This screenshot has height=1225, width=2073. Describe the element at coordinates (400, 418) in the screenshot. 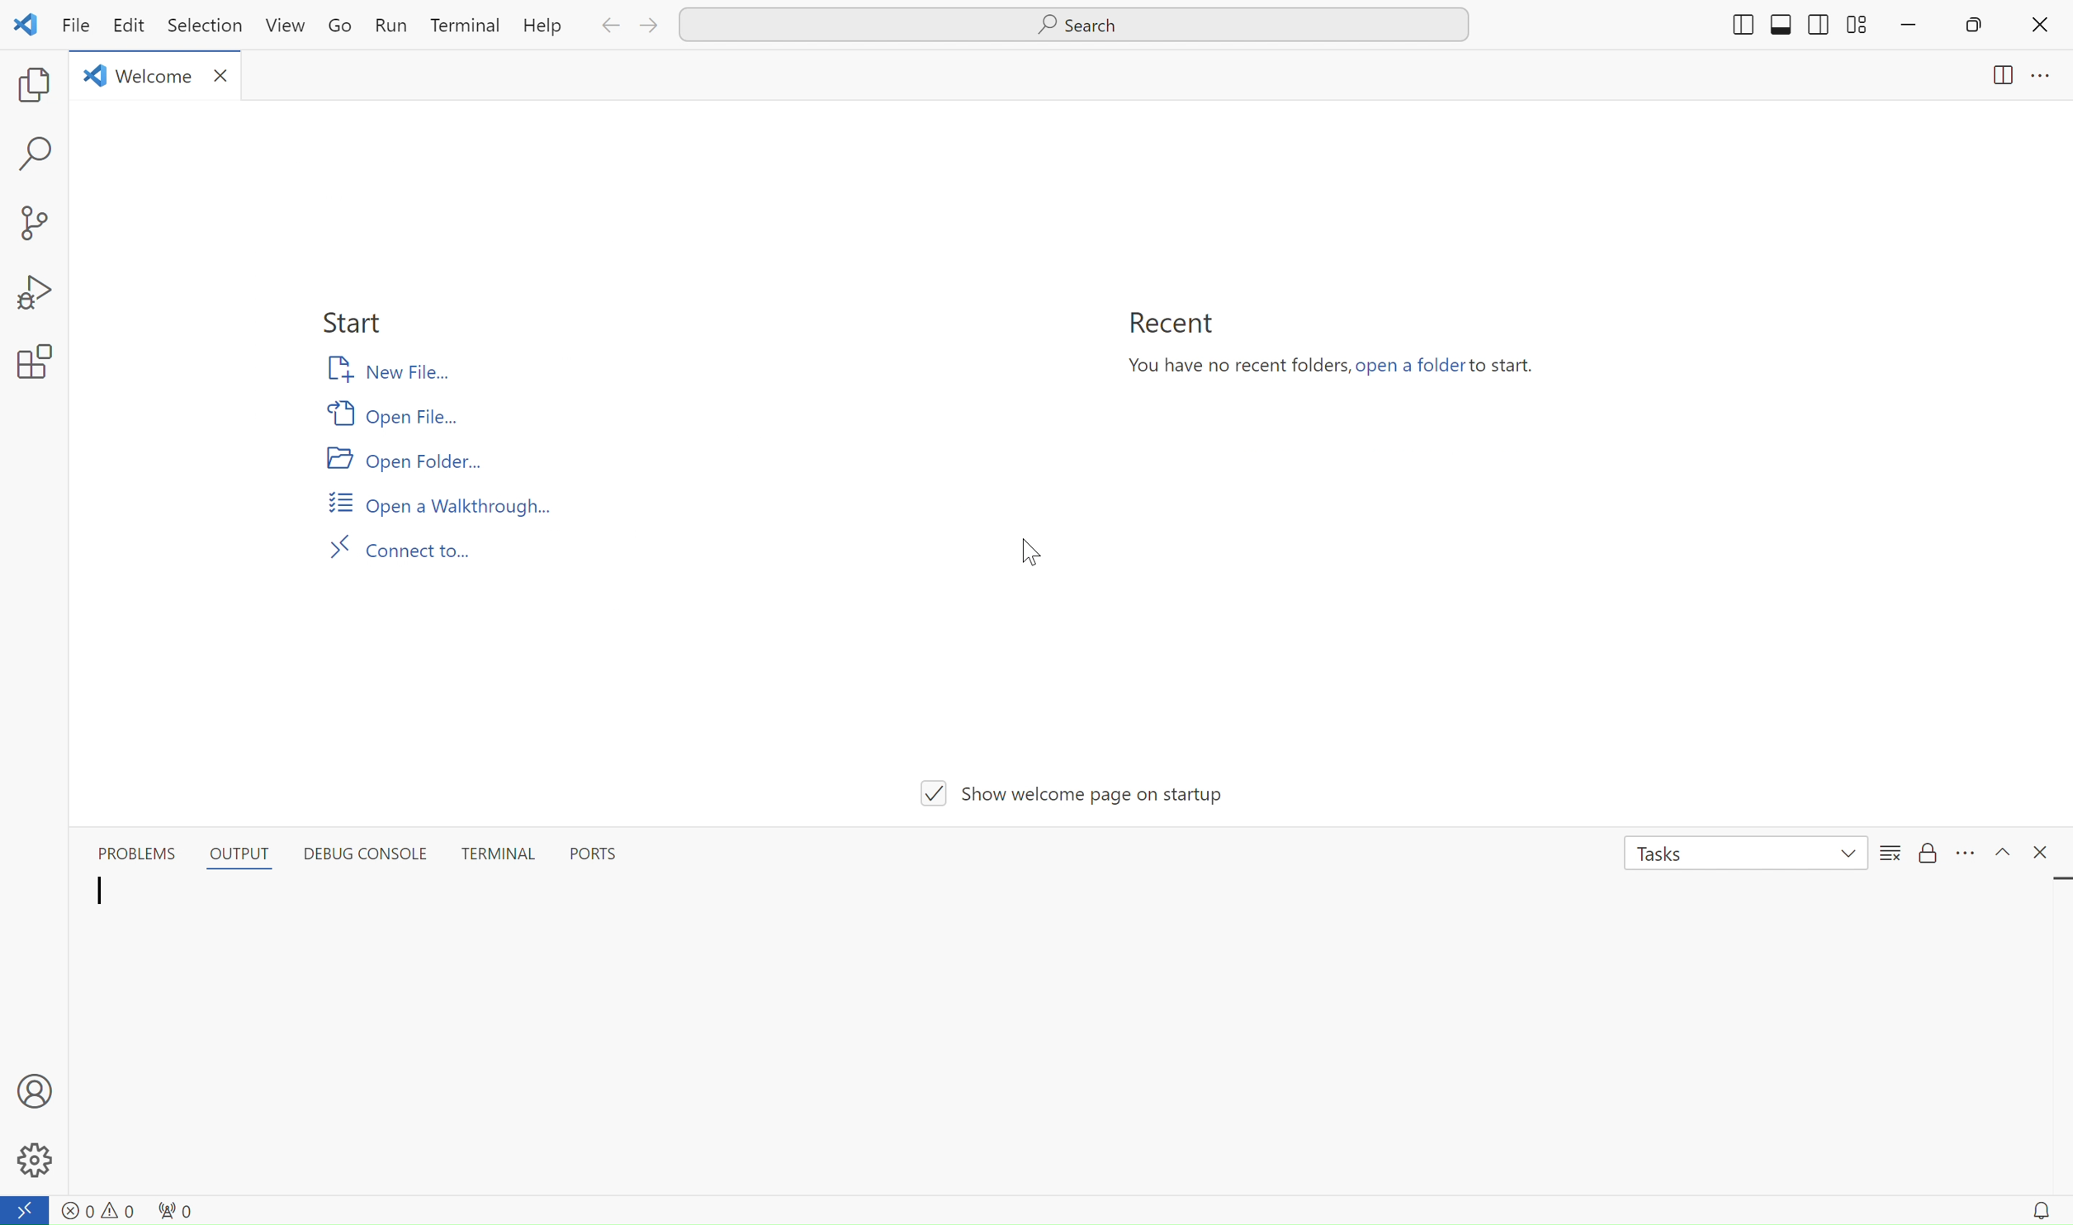

I see `Open File` at that location.